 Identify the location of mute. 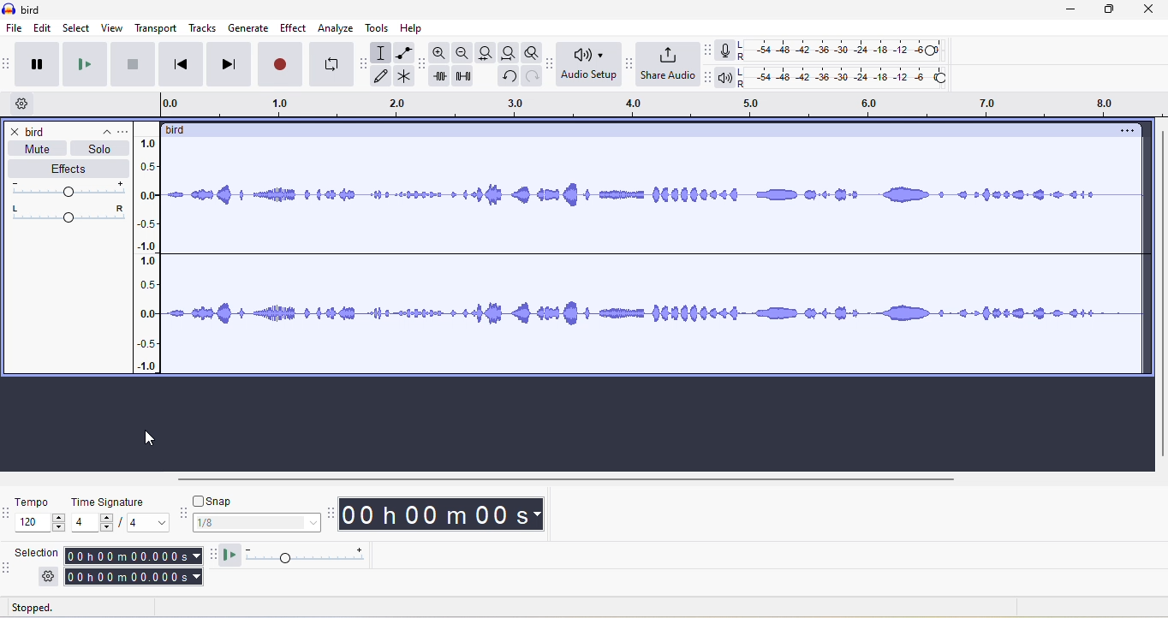
(33, 149).